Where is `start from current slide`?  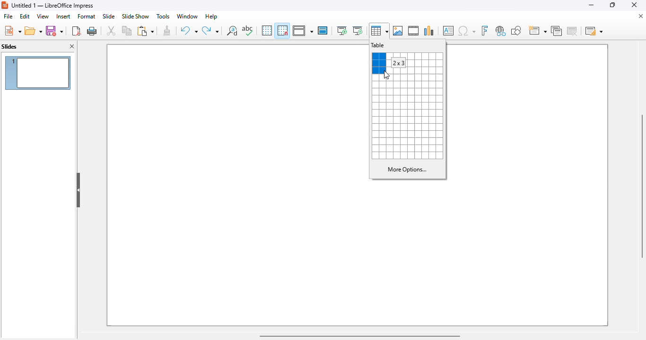 start from current slide is located at coordinates (358, 31).